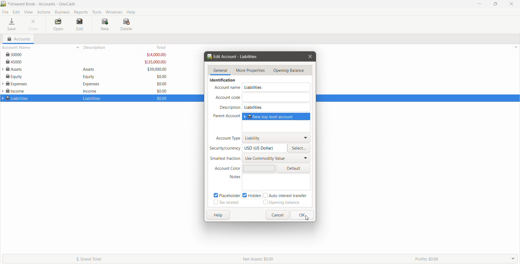 The height and width of the screenshot is (264, 520). Describe the element at coordinates (495, 4) in the screenshot. I see `Restore Down` at that location.